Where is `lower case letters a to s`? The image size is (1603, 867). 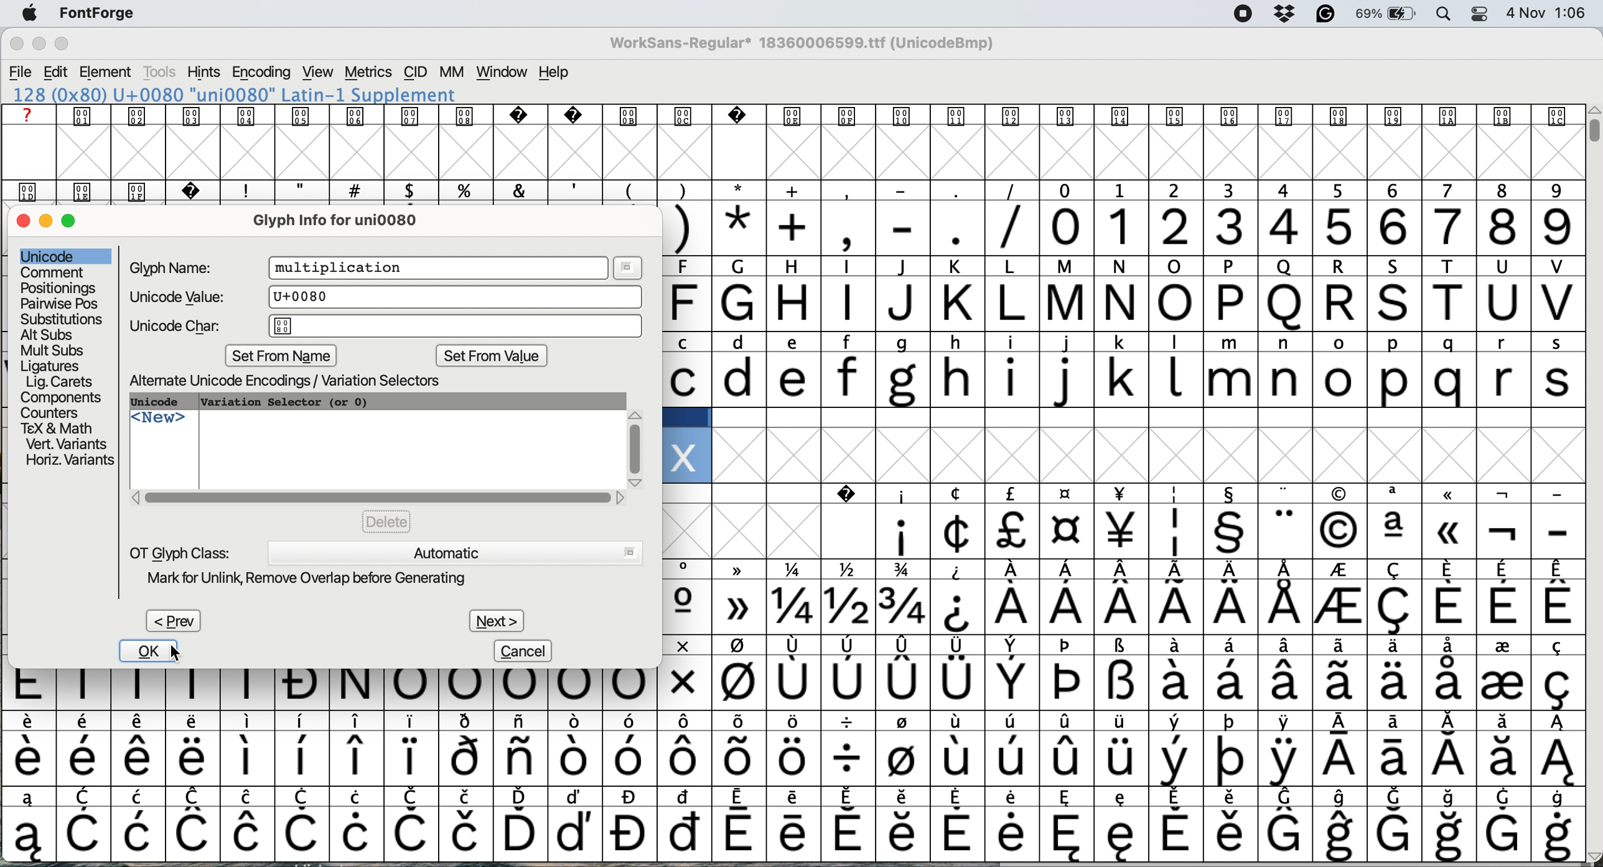 lower case letters a to s is located at coordinates (1121, 379).